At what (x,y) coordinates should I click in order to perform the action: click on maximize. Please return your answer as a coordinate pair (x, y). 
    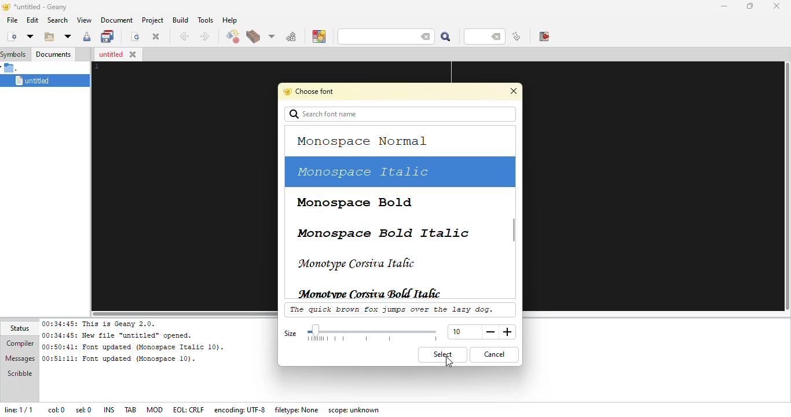
    Looking at the image, I should click on (749, 5).